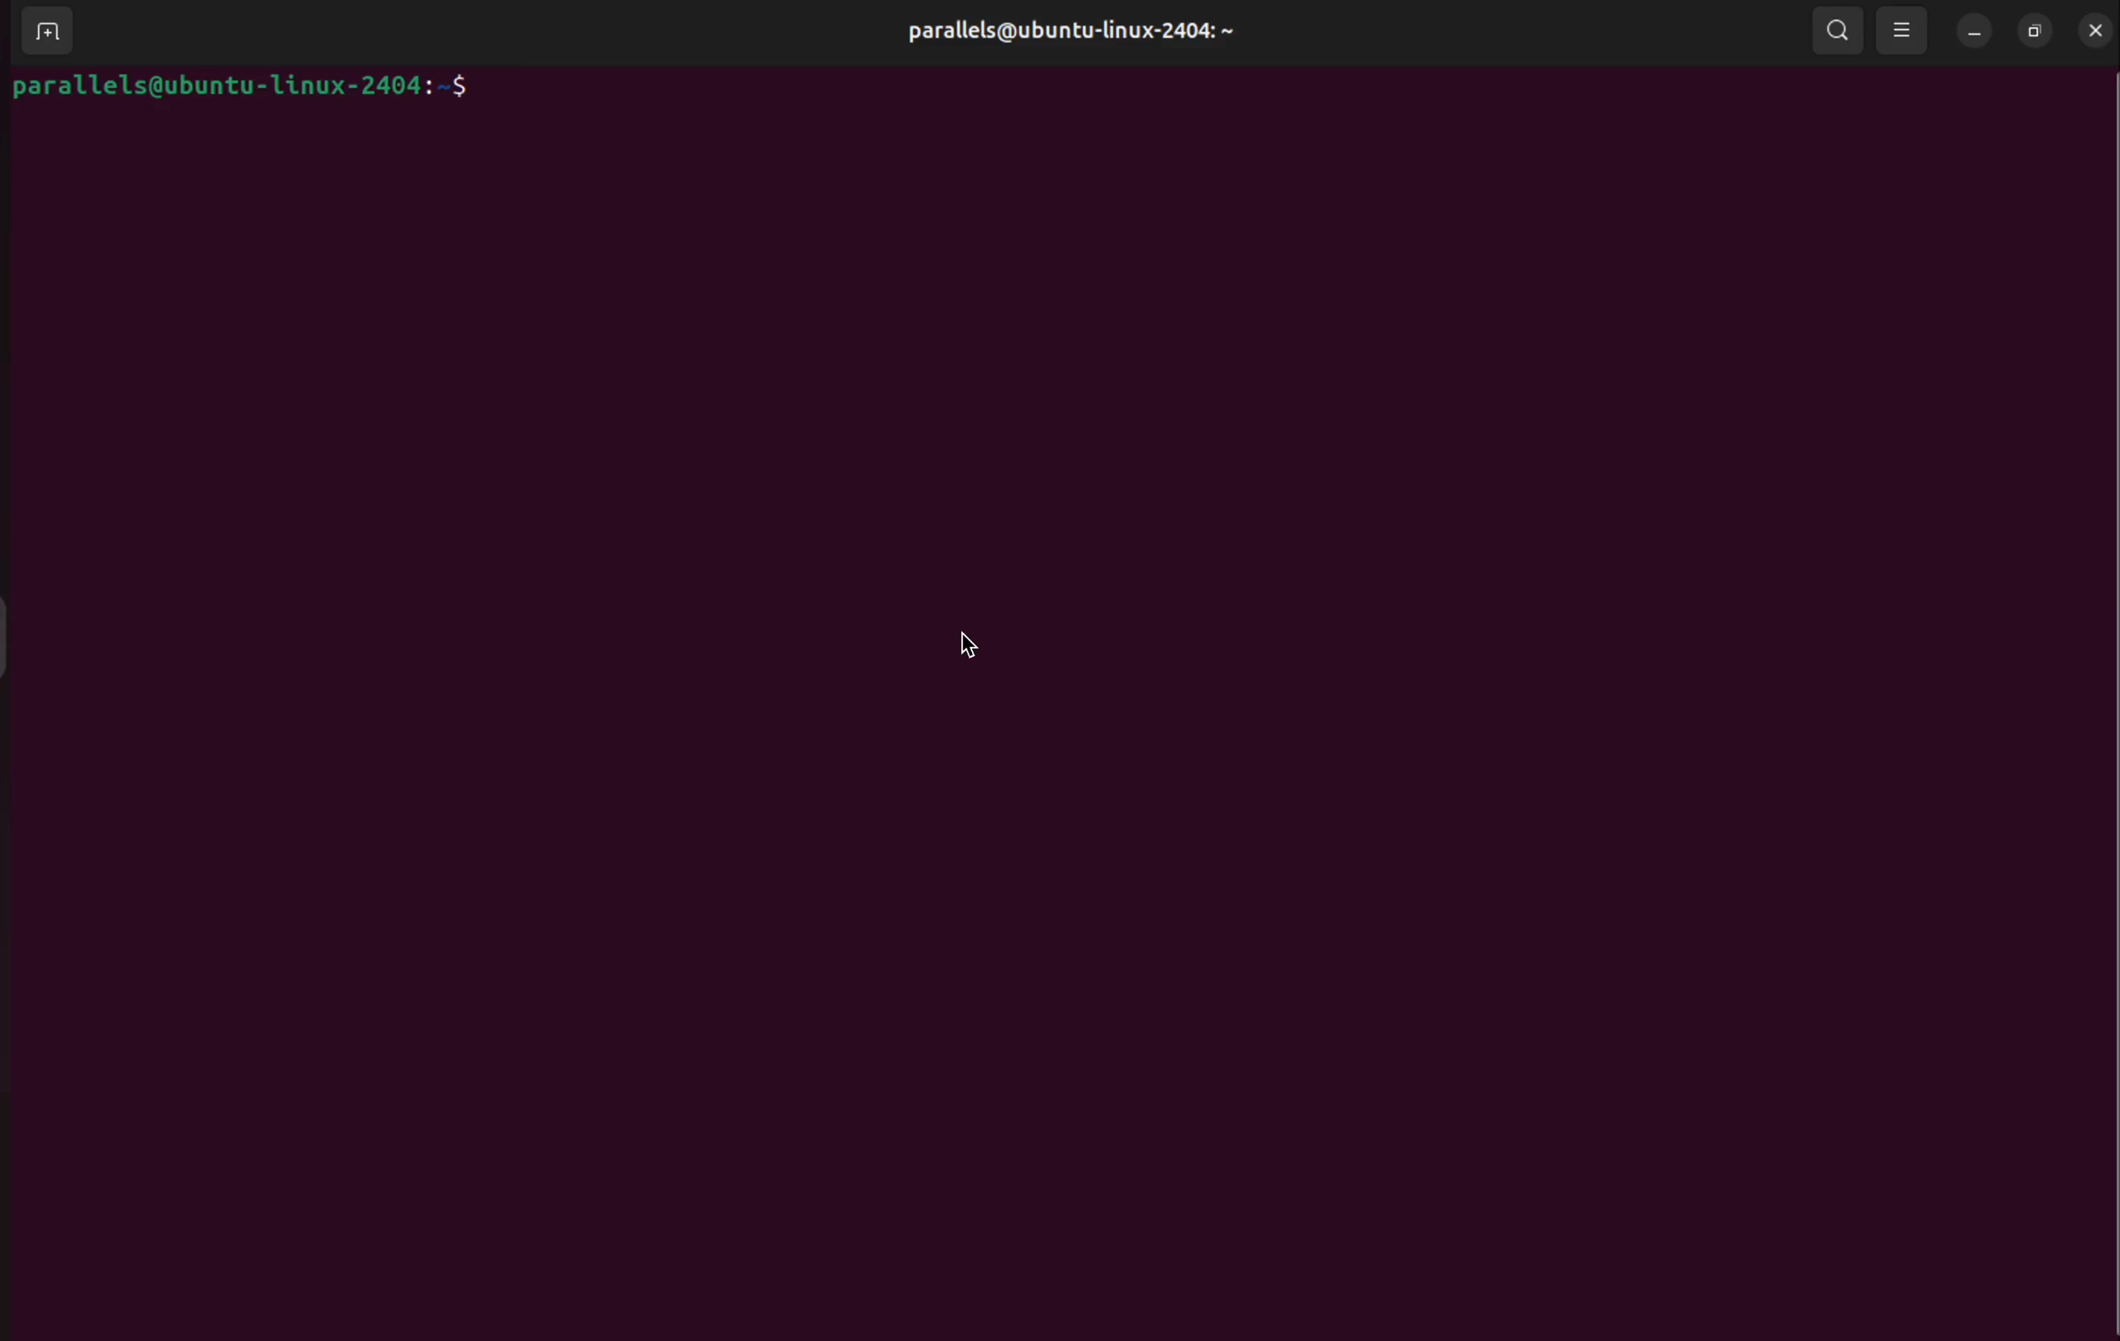 The height and width of the screenshot is (1341, 2120). I want to click on resize, so click(2032, 32).